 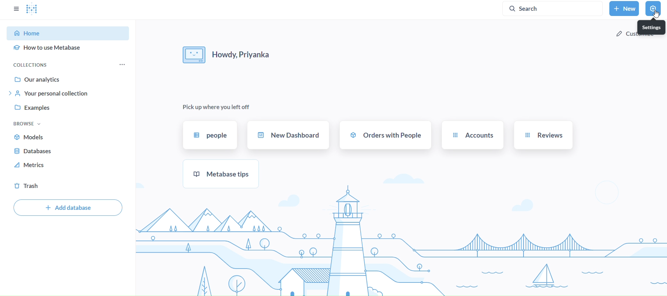 What do you see at coordinates (69, 48) in the screenshot?
I see `how to use metabase` at bounding box center [69, 48].